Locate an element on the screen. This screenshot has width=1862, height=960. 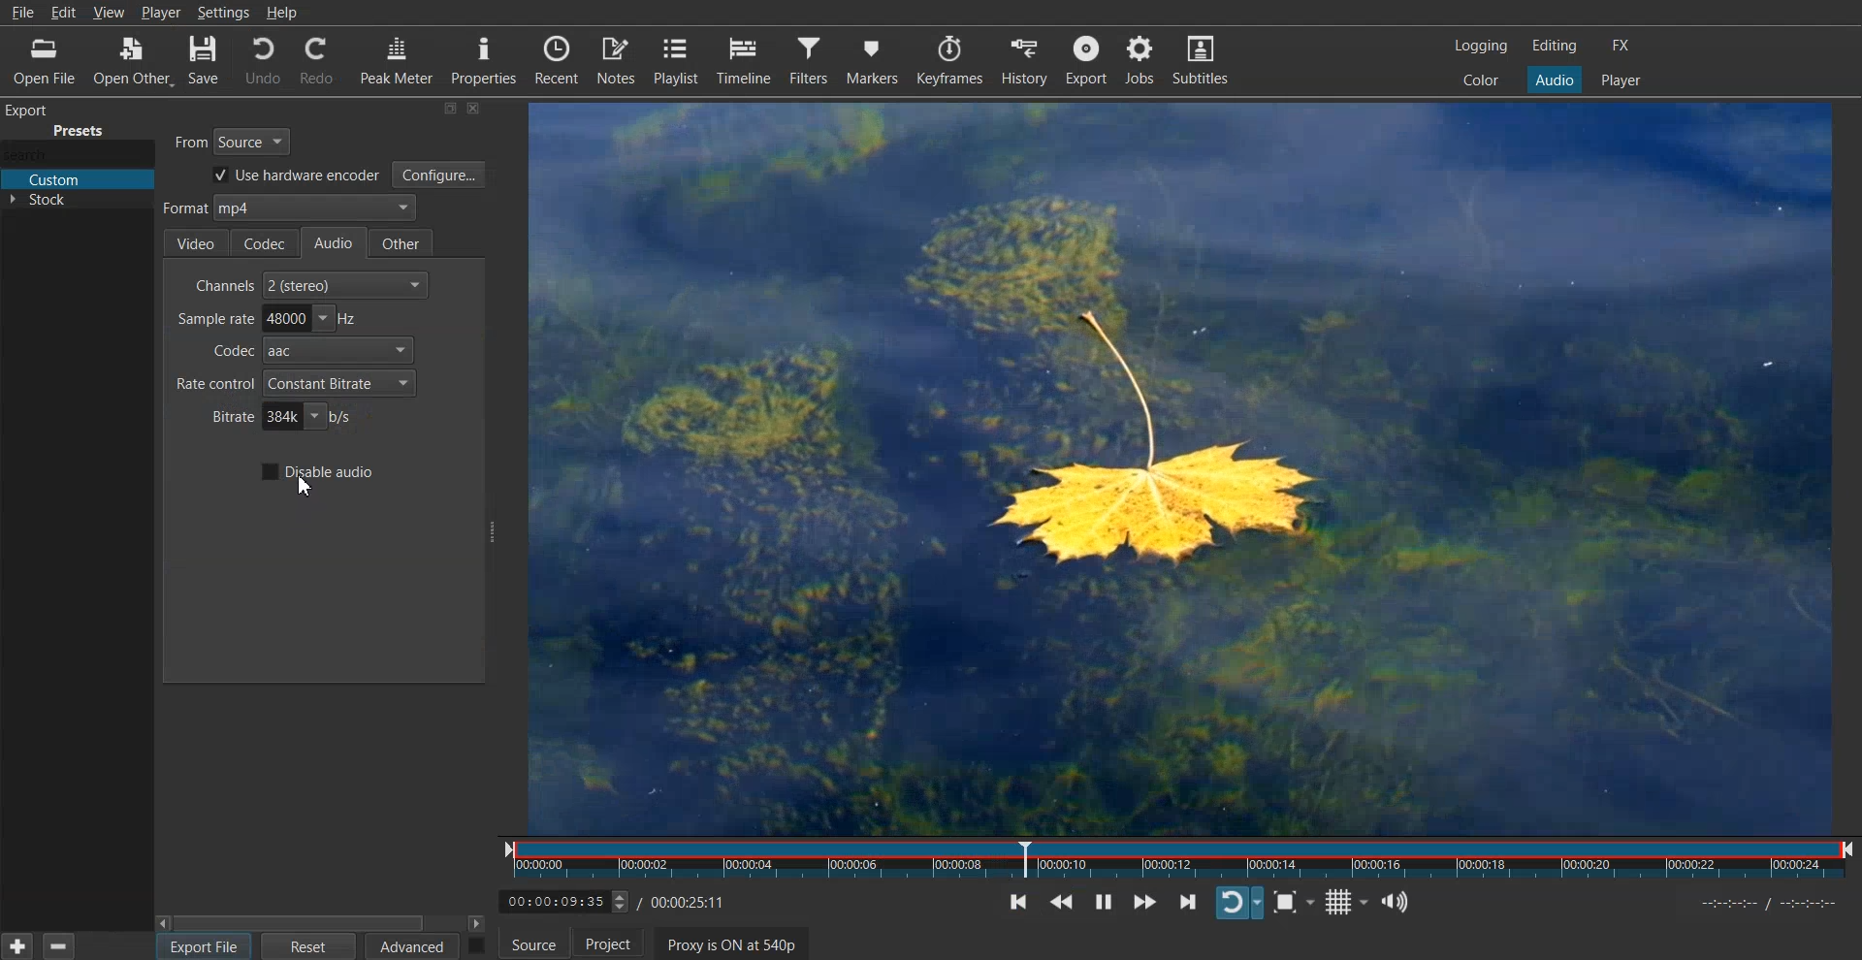
Toggle play or pause is located at coordinates (1108, 902).